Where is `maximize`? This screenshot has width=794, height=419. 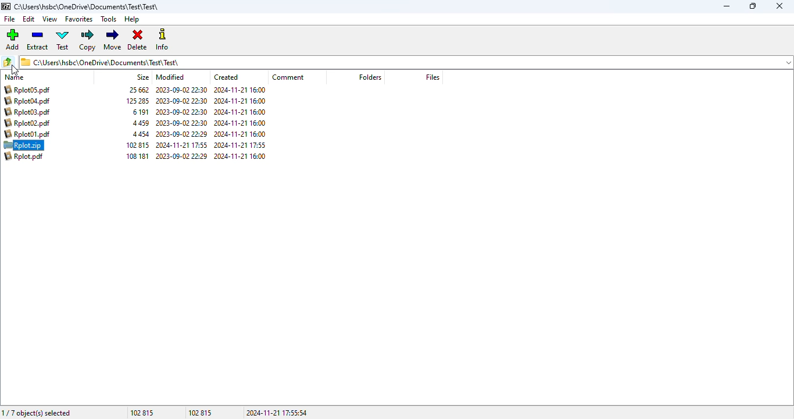
maximize is located at coordinates (753, 6).